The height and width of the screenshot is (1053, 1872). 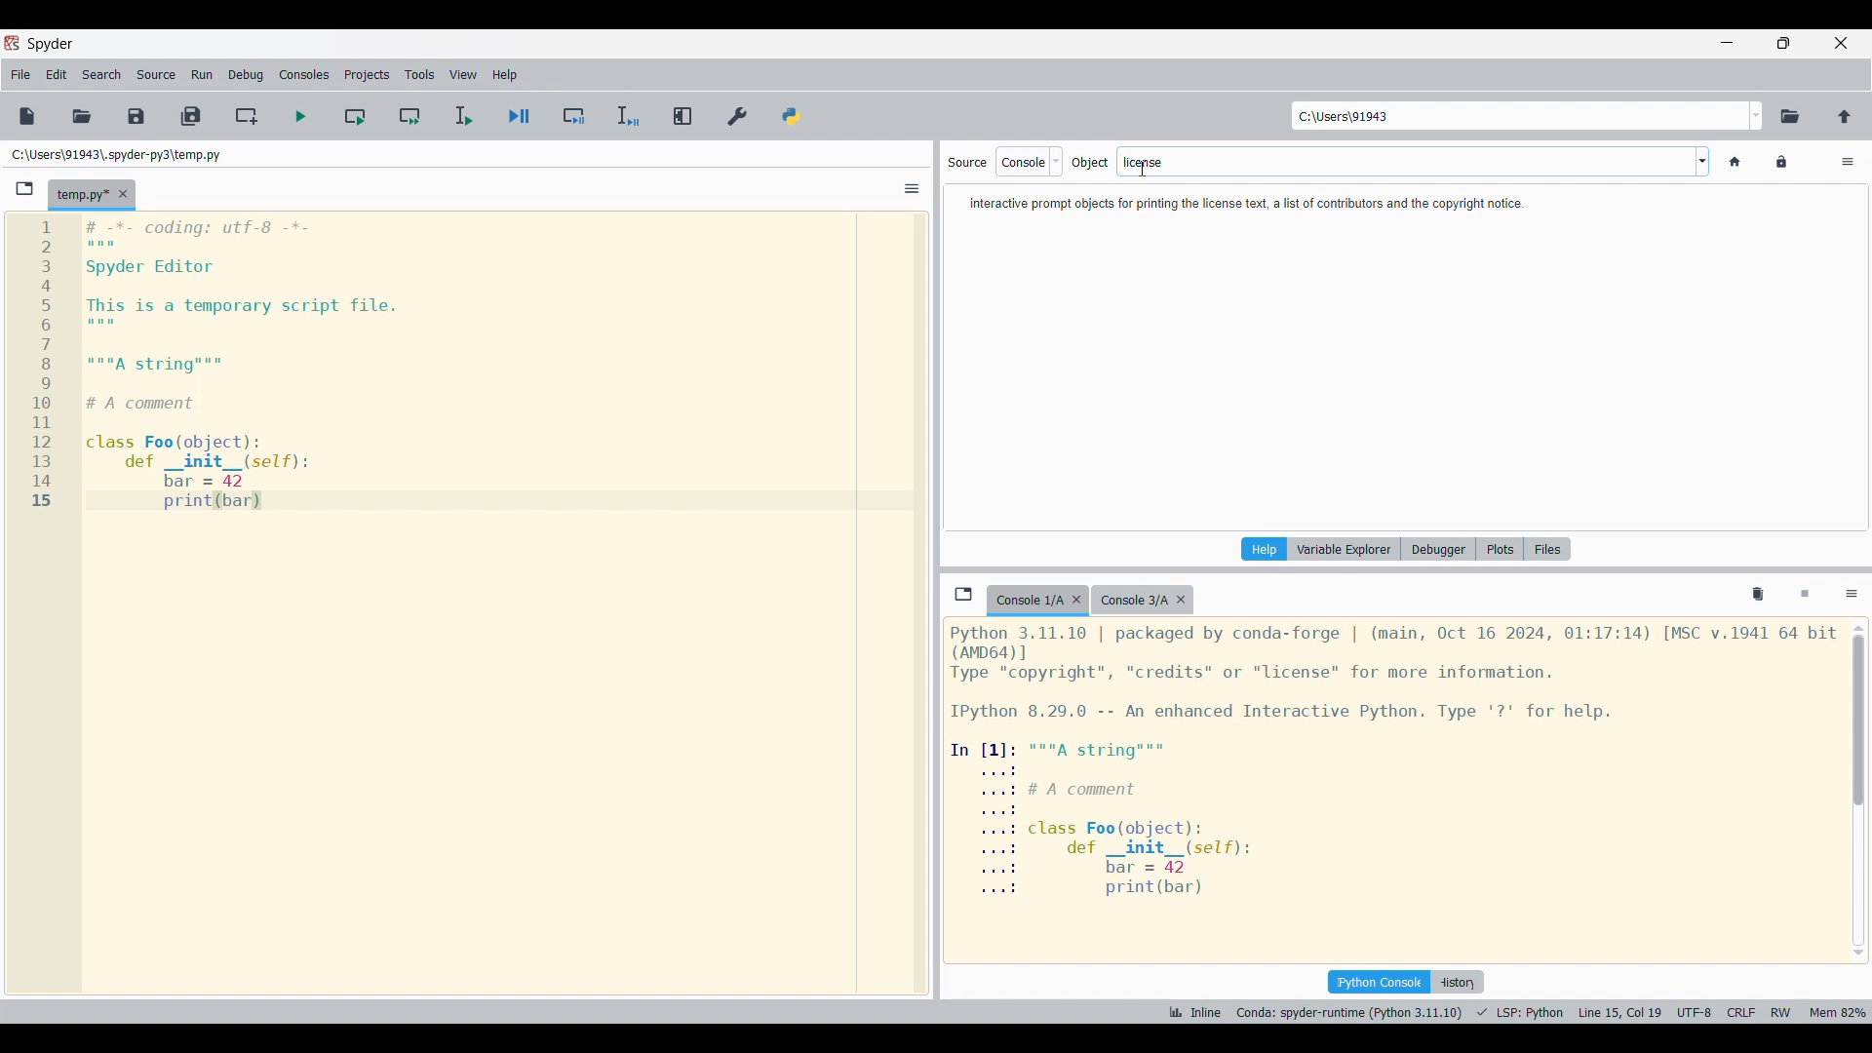 What do you see at coordinates (1547, 549) in the screenshot?
I see `Files` at bounding box center [1547, 549].